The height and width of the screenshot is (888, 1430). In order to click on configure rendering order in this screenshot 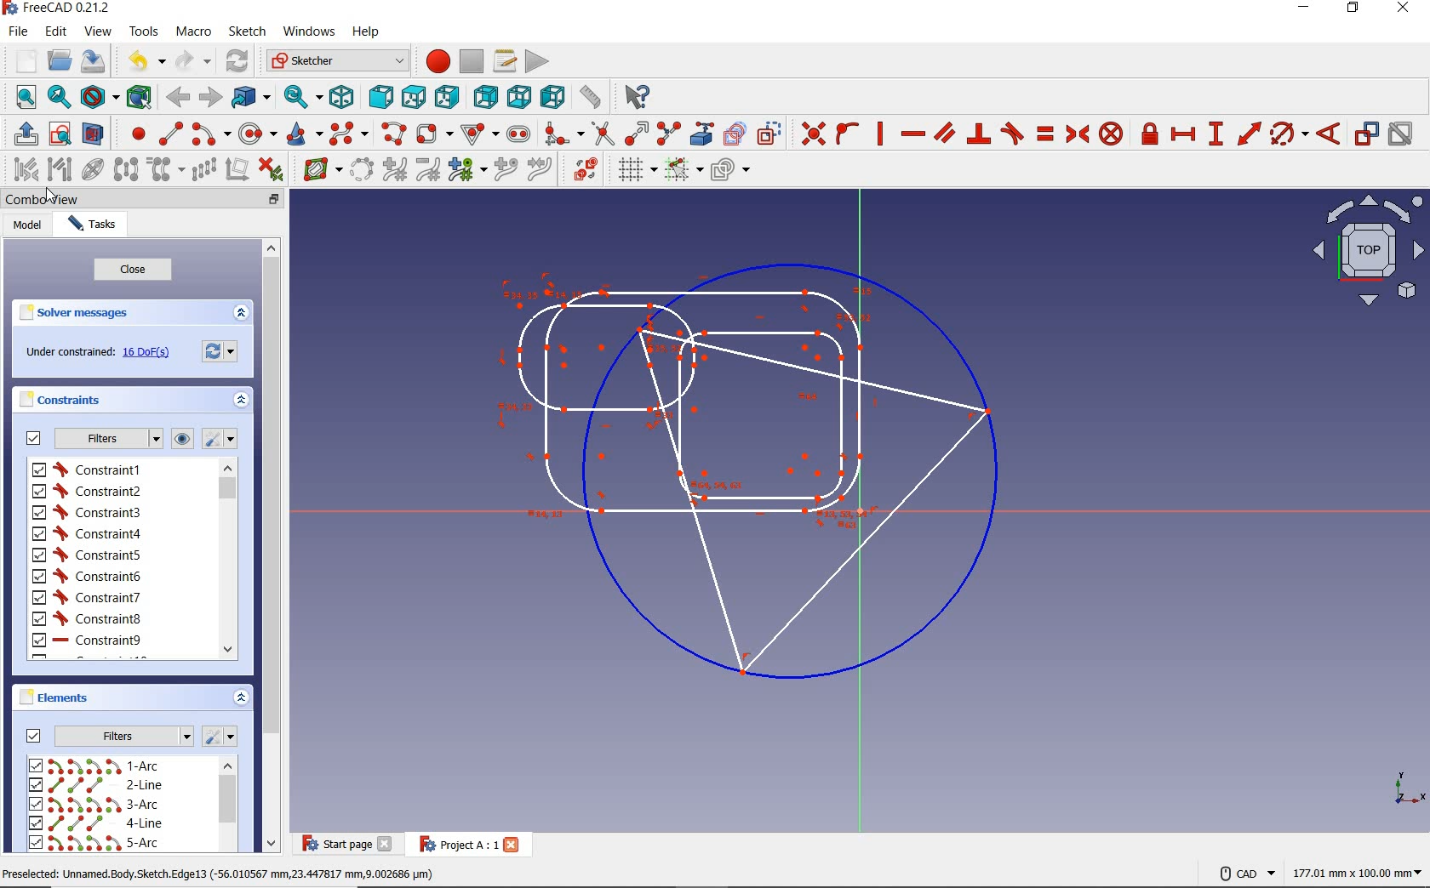, I will do `click(732, 172)`.